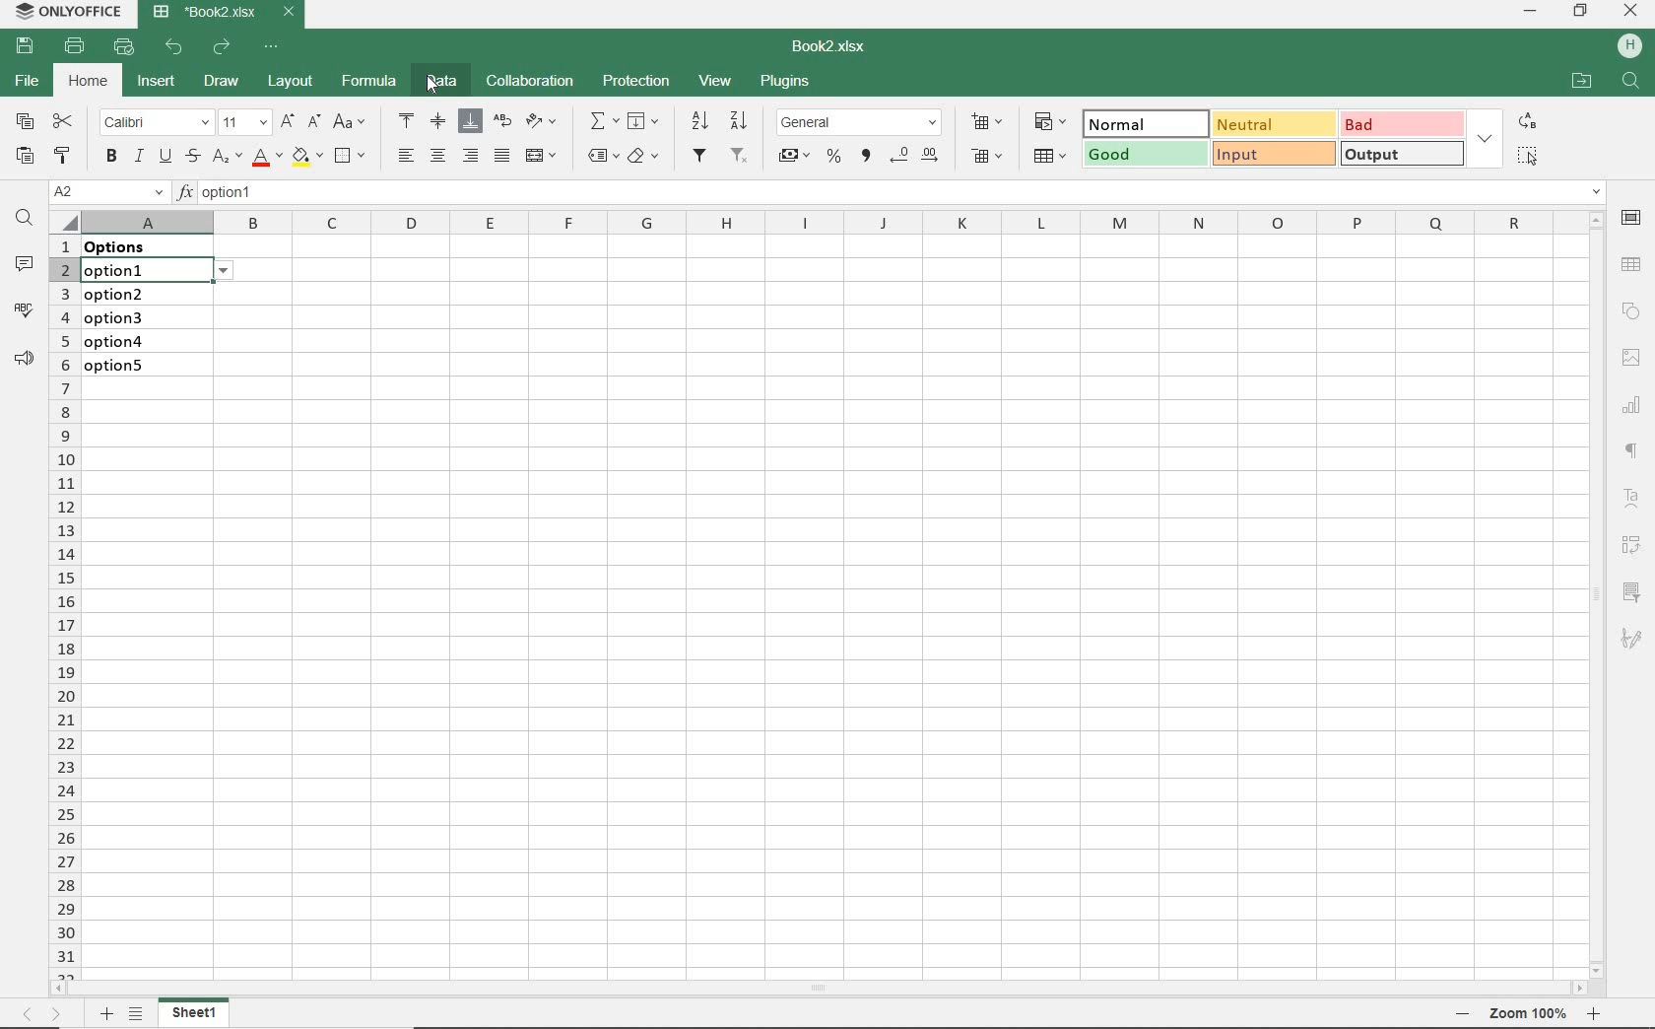 Image resolution: width=1655 pixels, height=1029 pixels. What do you see at coordinates (88, 85) in the screenshot?
I see `HOME` at bounding box center [88, 85].